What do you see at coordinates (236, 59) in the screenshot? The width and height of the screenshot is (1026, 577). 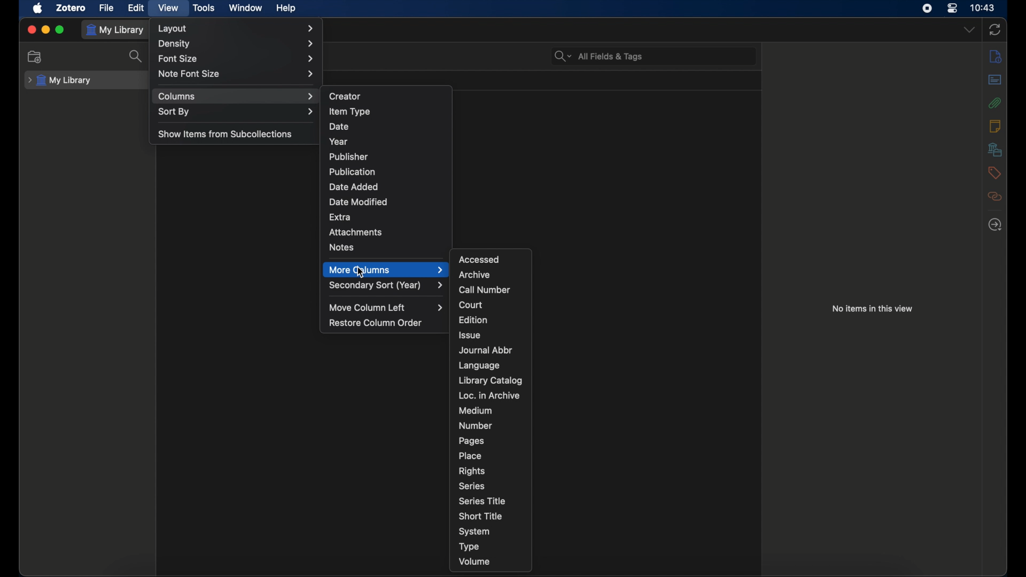 I see `font size` at bounding box center [236, 59].